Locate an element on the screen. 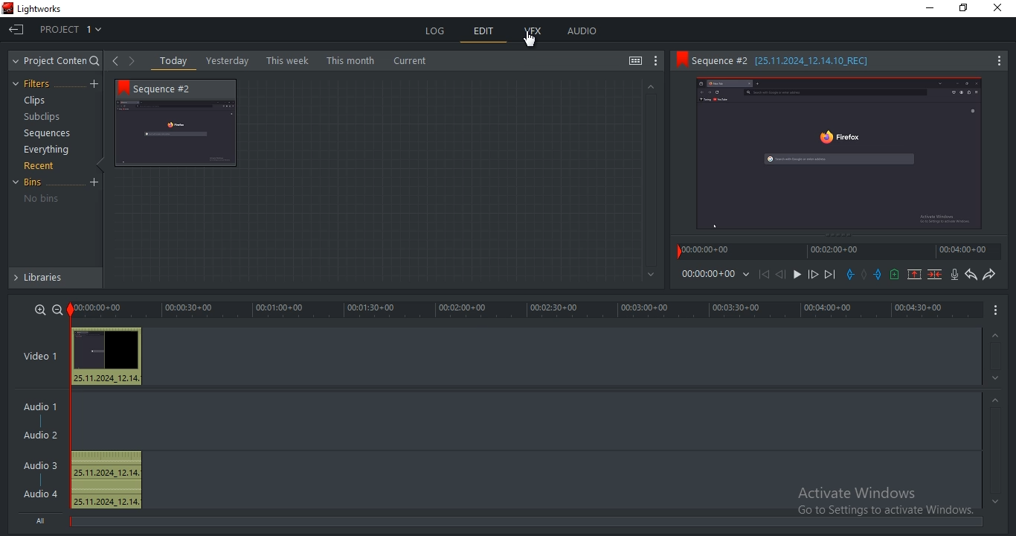 This screenshot has width=1016, height=536. Restore is located at coordinates (968, 7).